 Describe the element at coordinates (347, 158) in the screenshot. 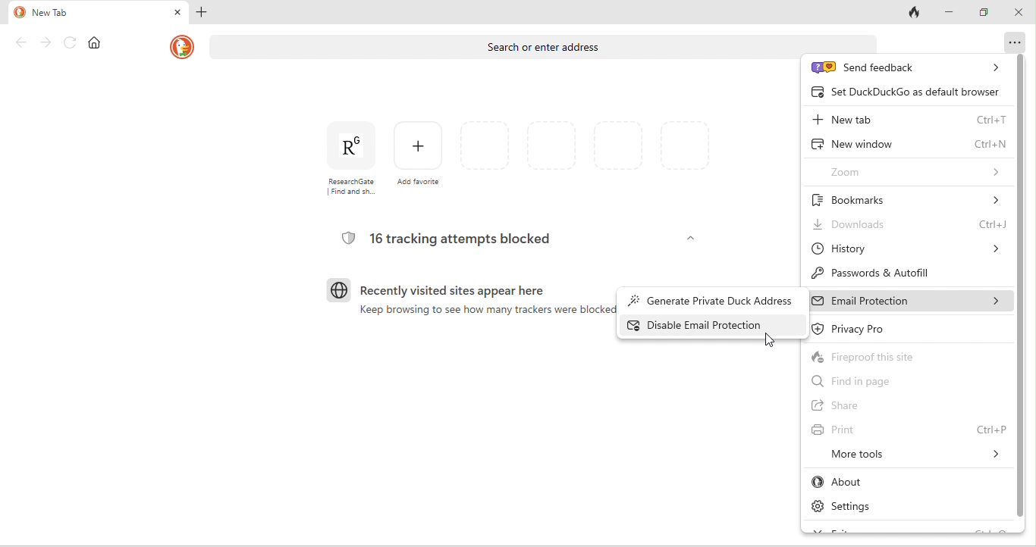

I see `research gate` at that location.